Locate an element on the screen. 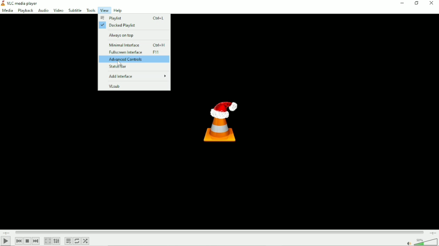 This screenshot has width=439, height=246. Minimize is located at coordinates (402, 3).